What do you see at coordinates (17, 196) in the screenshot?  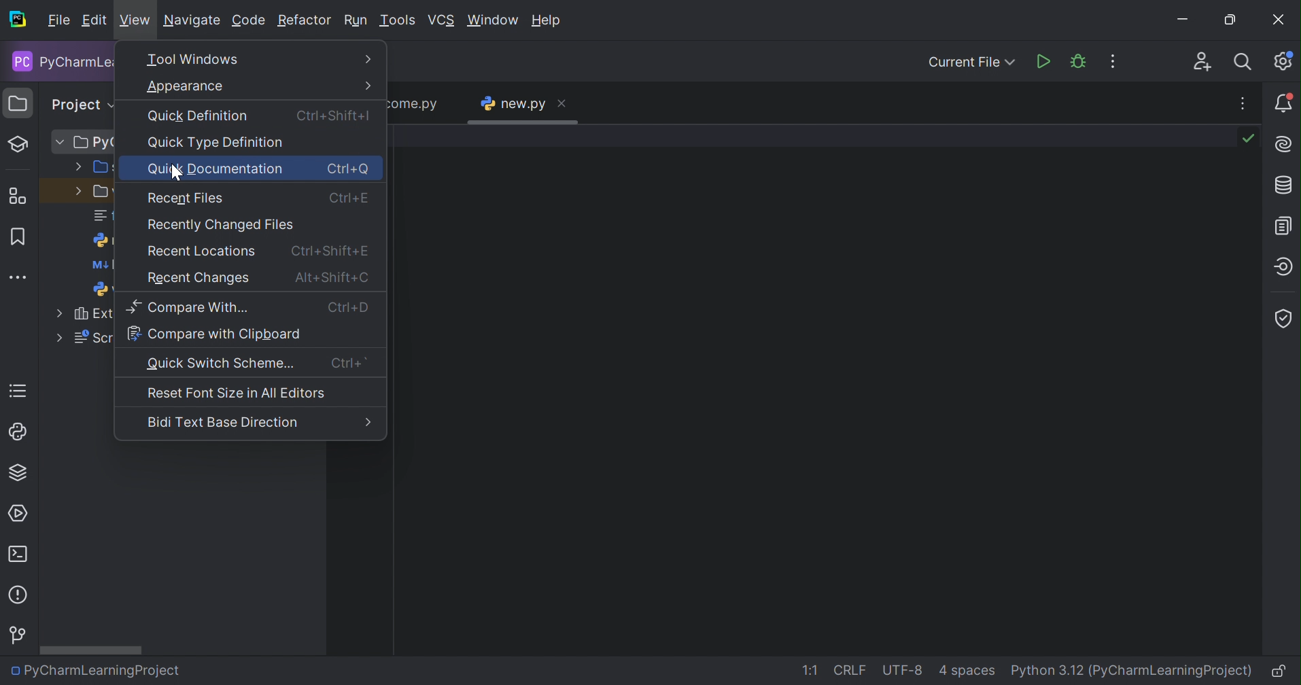 I see `Structure` at bounding box center [17, 196].